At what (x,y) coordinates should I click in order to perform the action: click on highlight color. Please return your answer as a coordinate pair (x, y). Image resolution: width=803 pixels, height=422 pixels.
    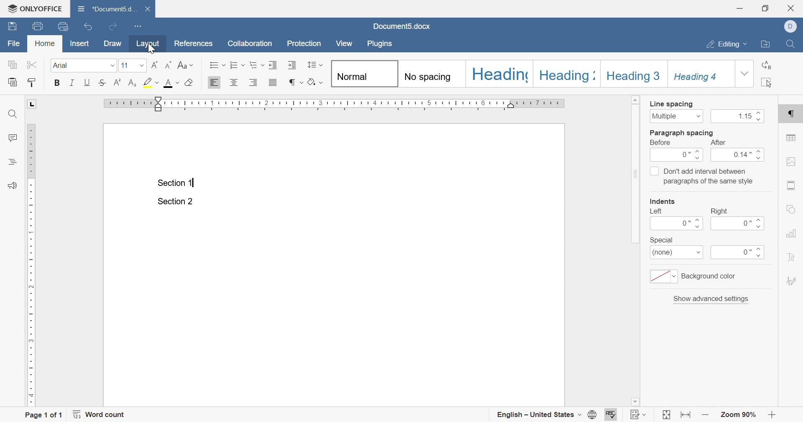
    Looking at the image, I should click on (151, 82).